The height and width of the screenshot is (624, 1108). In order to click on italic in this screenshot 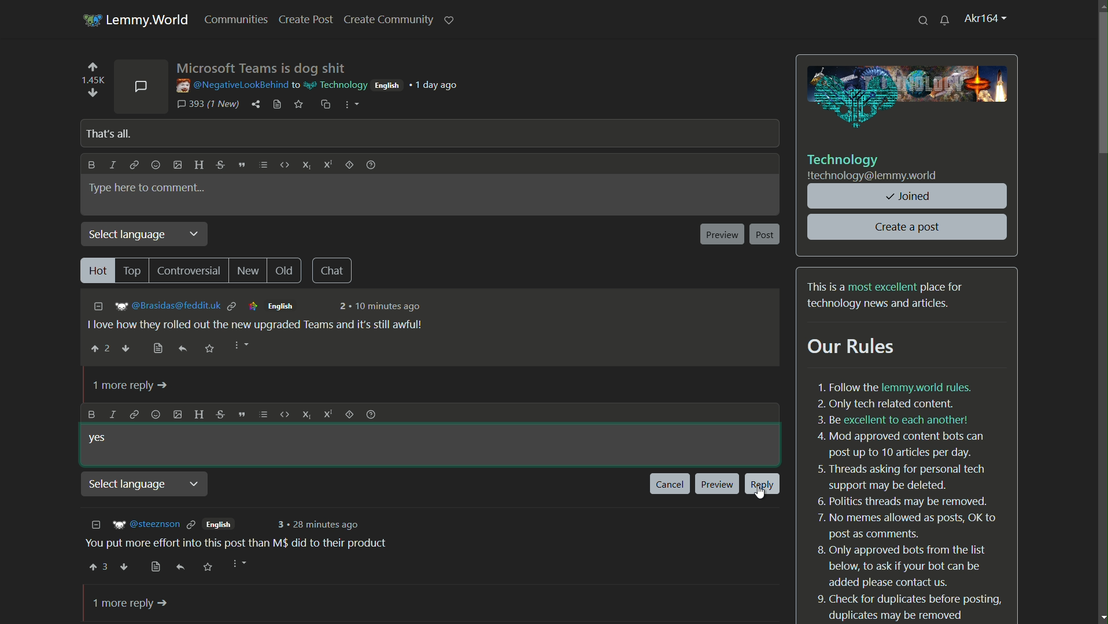, I will do `click(113, 414)`.